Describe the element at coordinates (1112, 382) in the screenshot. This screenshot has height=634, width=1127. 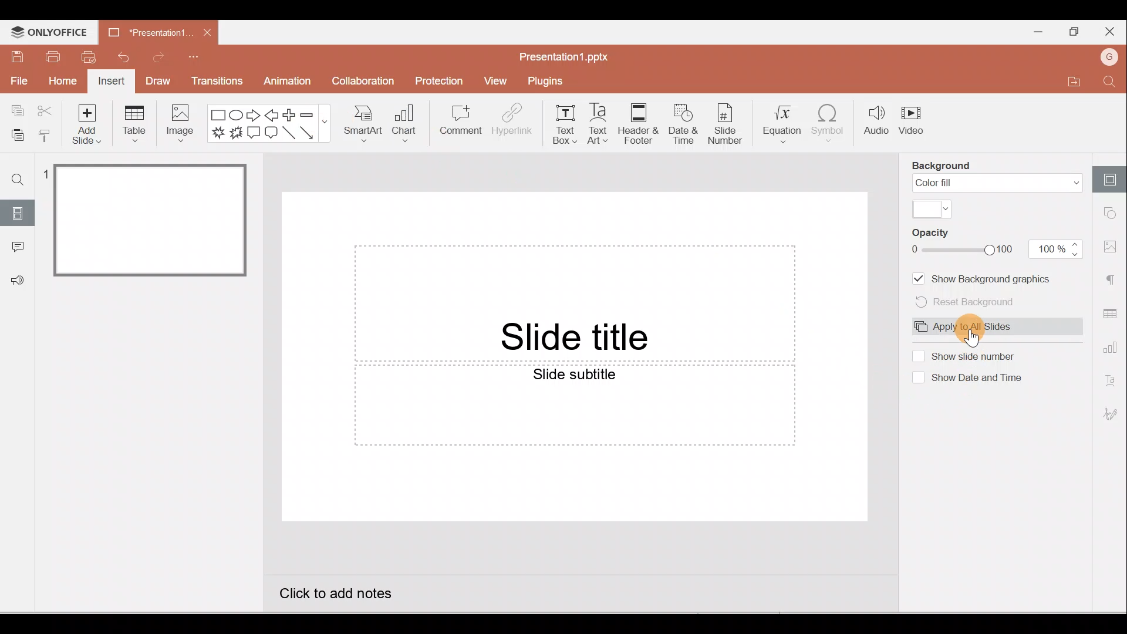
I see `Text Art settings` at that location.